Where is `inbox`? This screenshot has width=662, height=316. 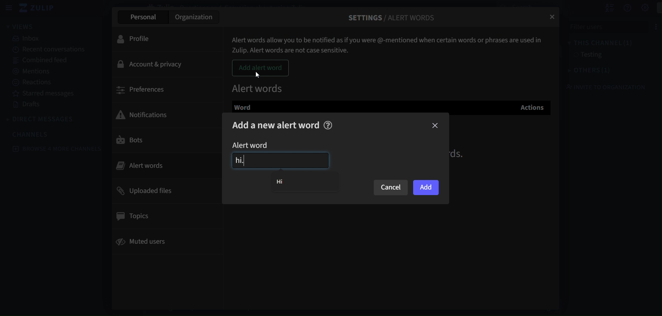
inbox is located at coordinates (27, 39).